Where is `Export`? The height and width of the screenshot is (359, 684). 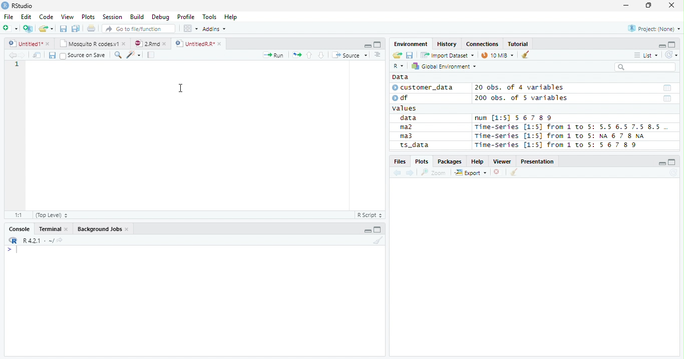 Export is located at coordinates (471, 173).